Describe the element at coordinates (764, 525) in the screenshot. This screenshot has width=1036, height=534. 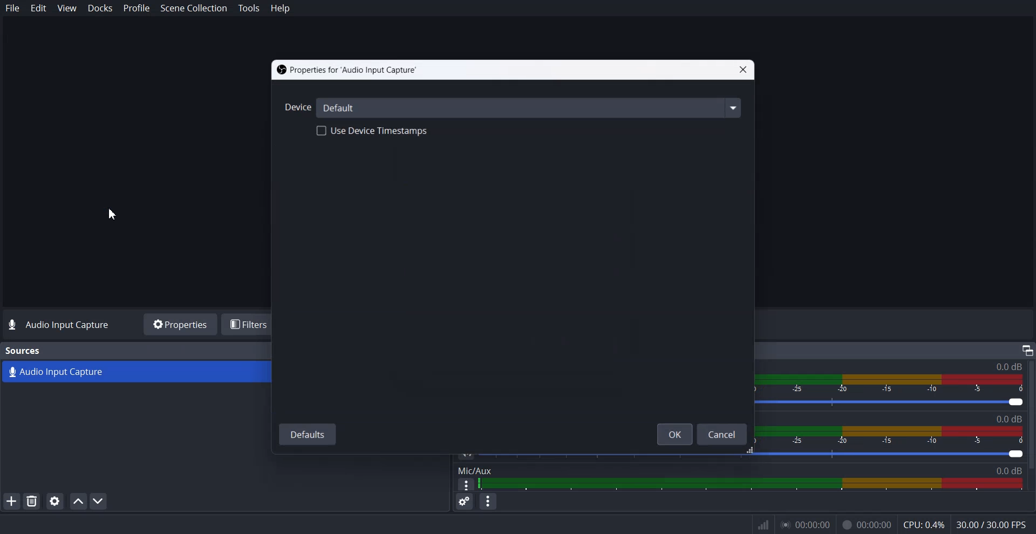
I see `Inf` at that location.